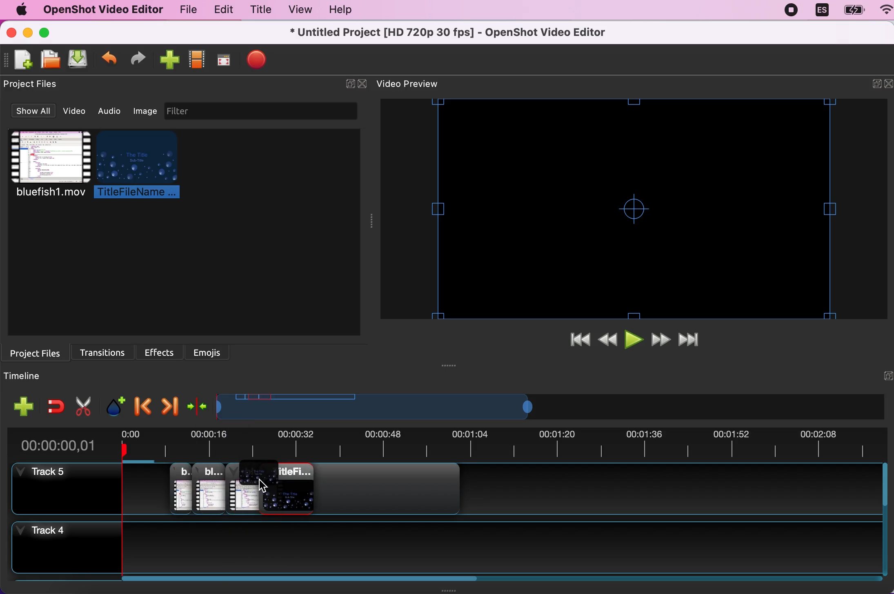  Describe the element at coordinates (662, 341) in the screenshot. I see `fast forward` at that location.